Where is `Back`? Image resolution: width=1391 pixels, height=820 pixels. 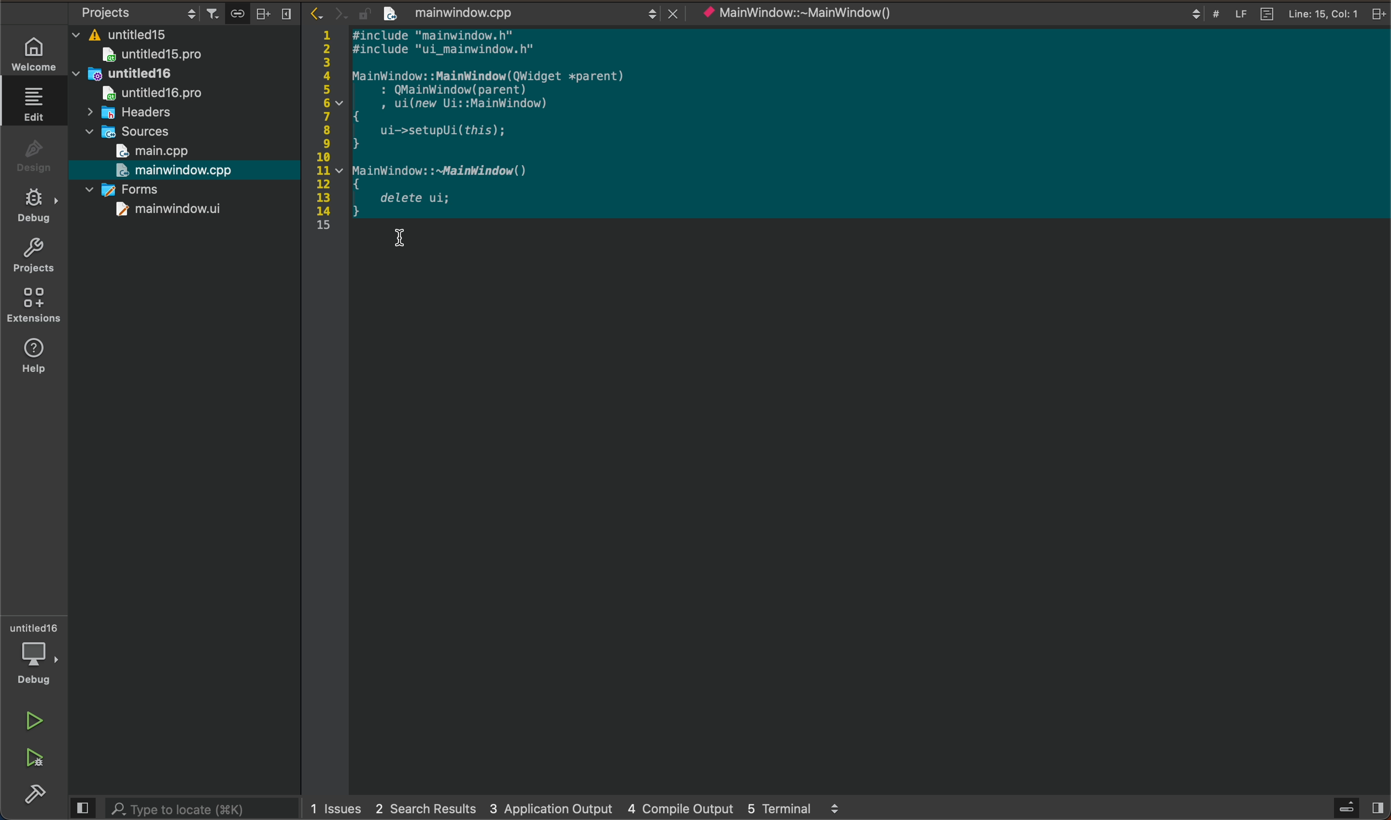
Back is located at coordinates (316, 12).